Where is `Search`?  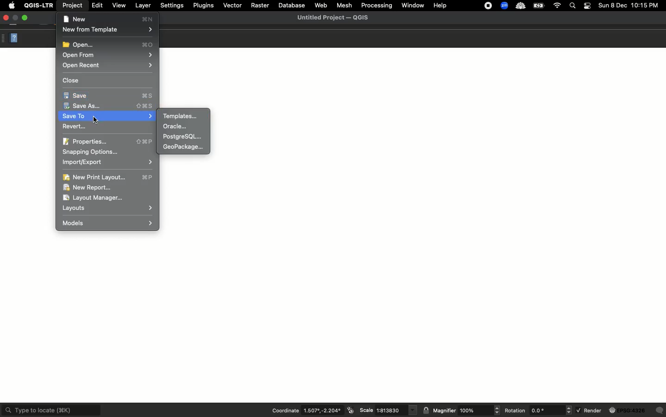
Search is located at coordinates (573, 6).